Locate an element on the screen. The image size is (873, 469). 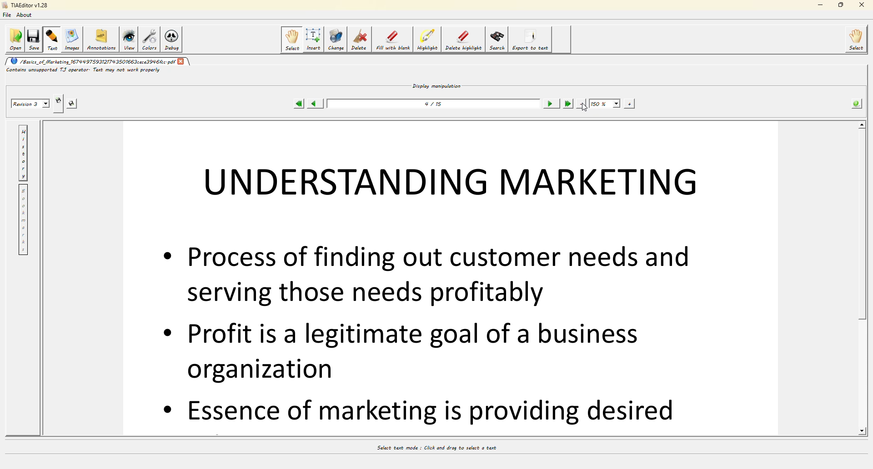
change is located at coordinates (336, 40).